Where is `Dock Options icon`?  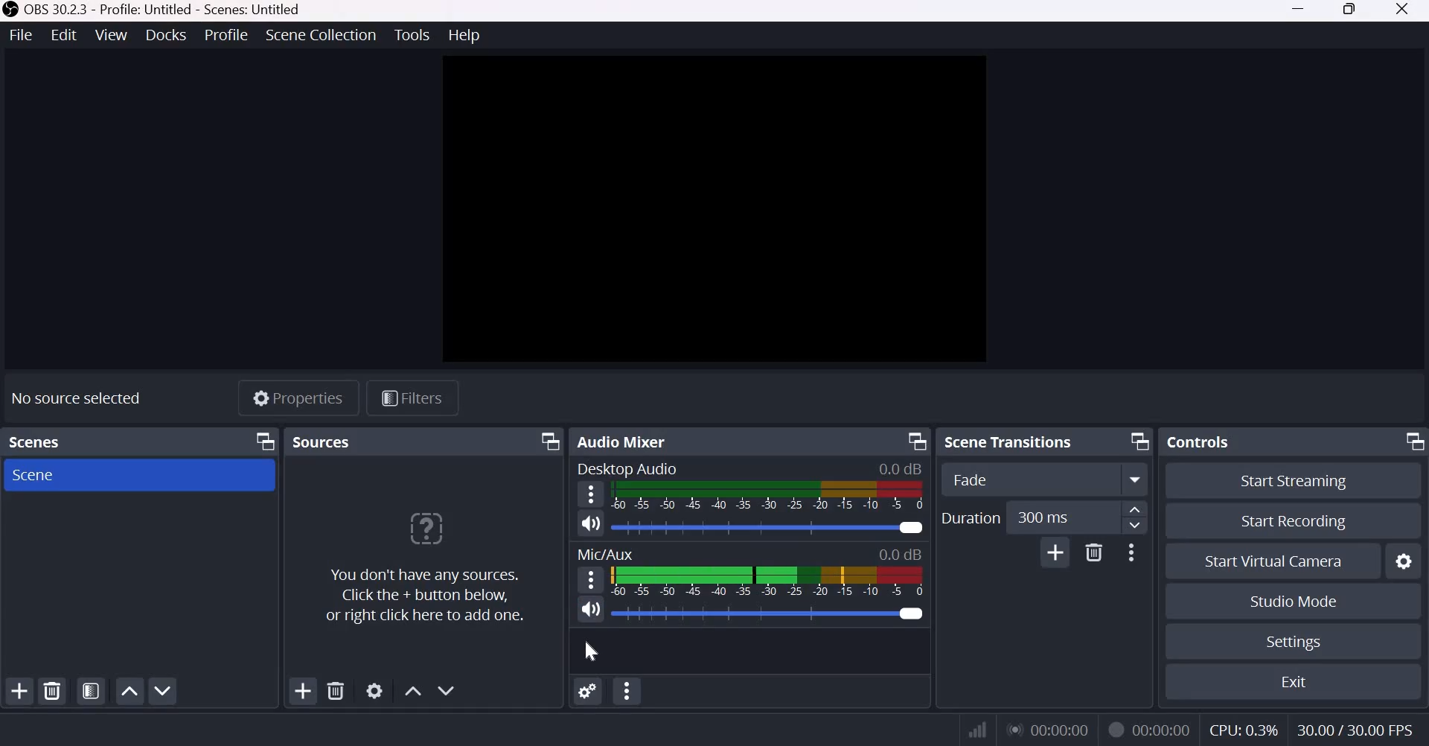 Dock Options icon is located at coordinates (912, 441).